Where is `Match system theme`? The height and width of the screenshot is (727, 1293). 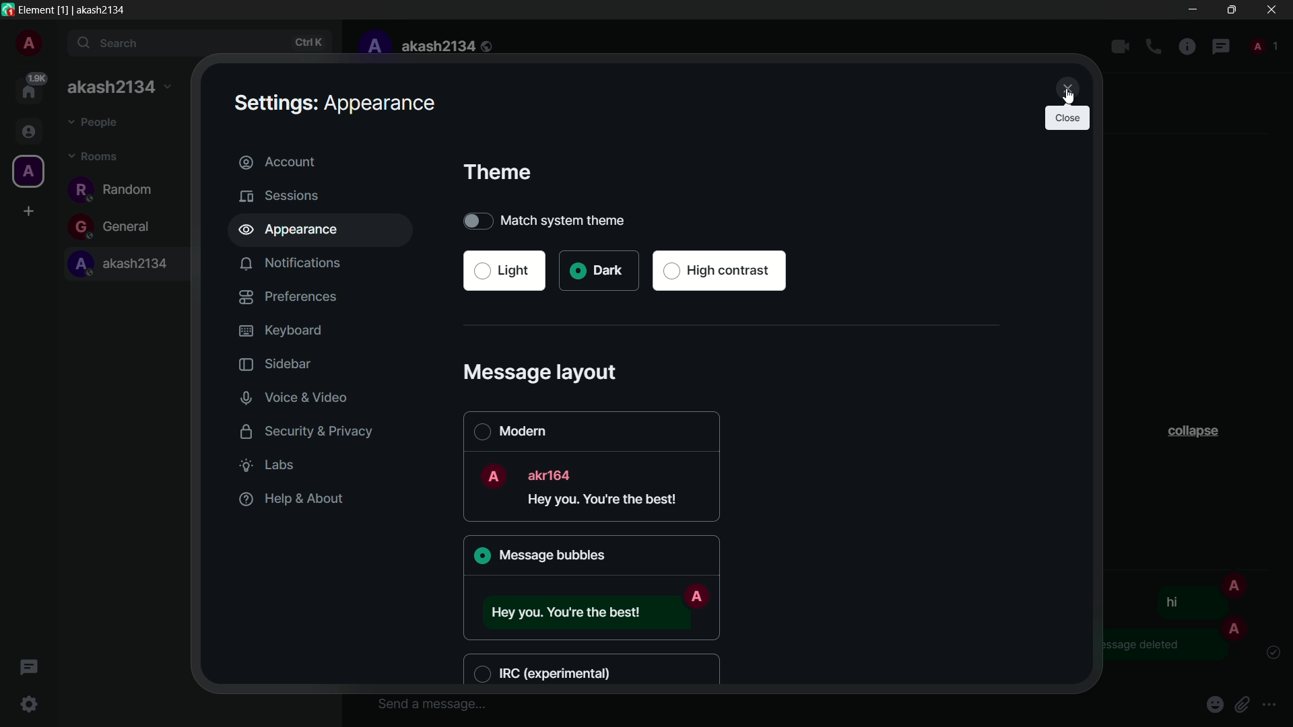 Match system theme is located at coordinates (584, 220).